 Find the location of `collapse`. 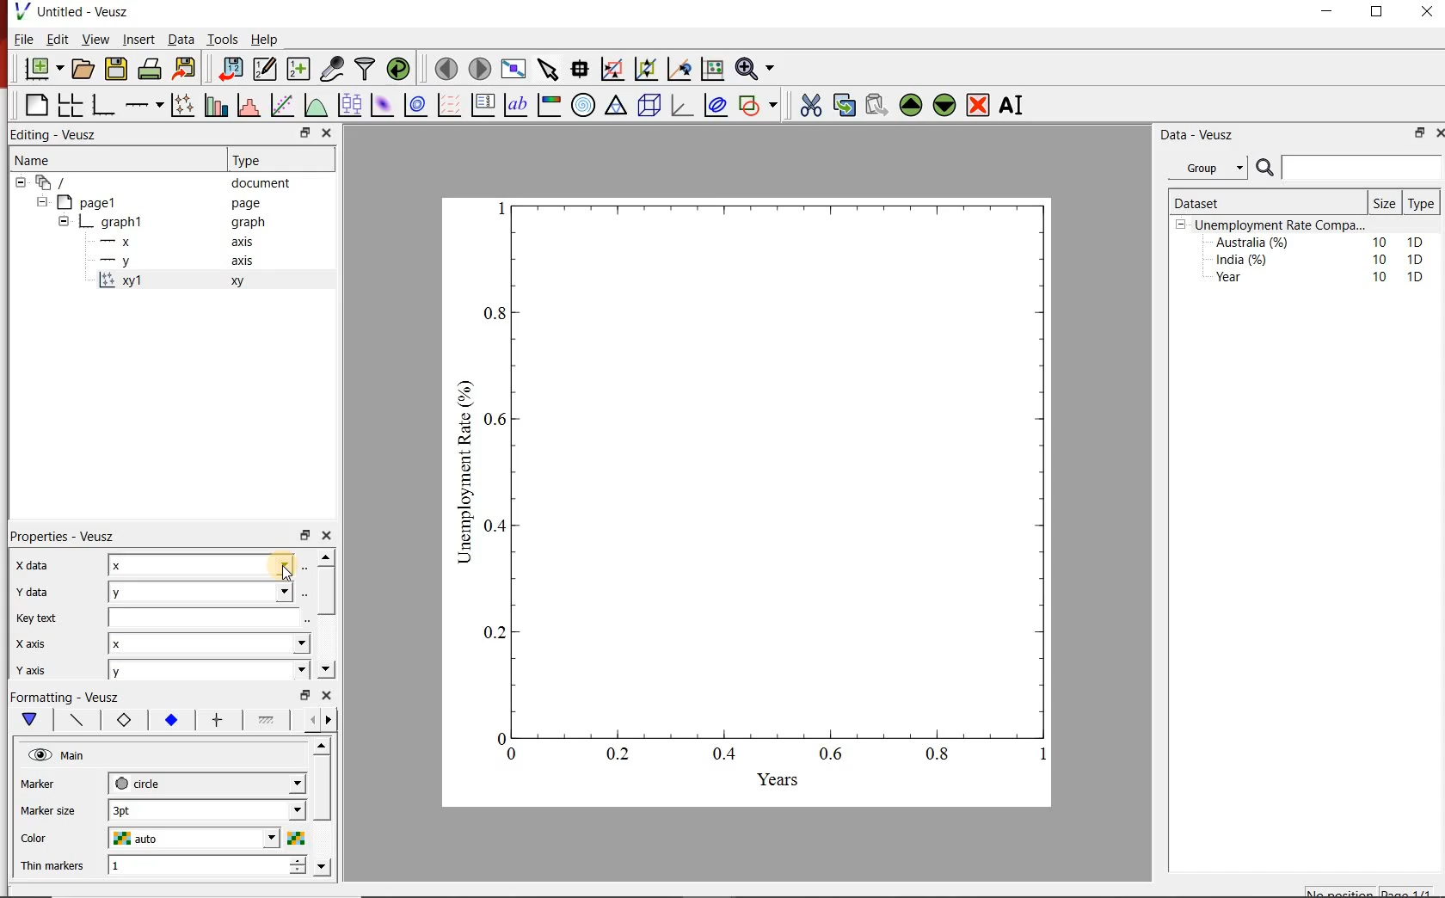

collapse is located at coordinates (63, 224).